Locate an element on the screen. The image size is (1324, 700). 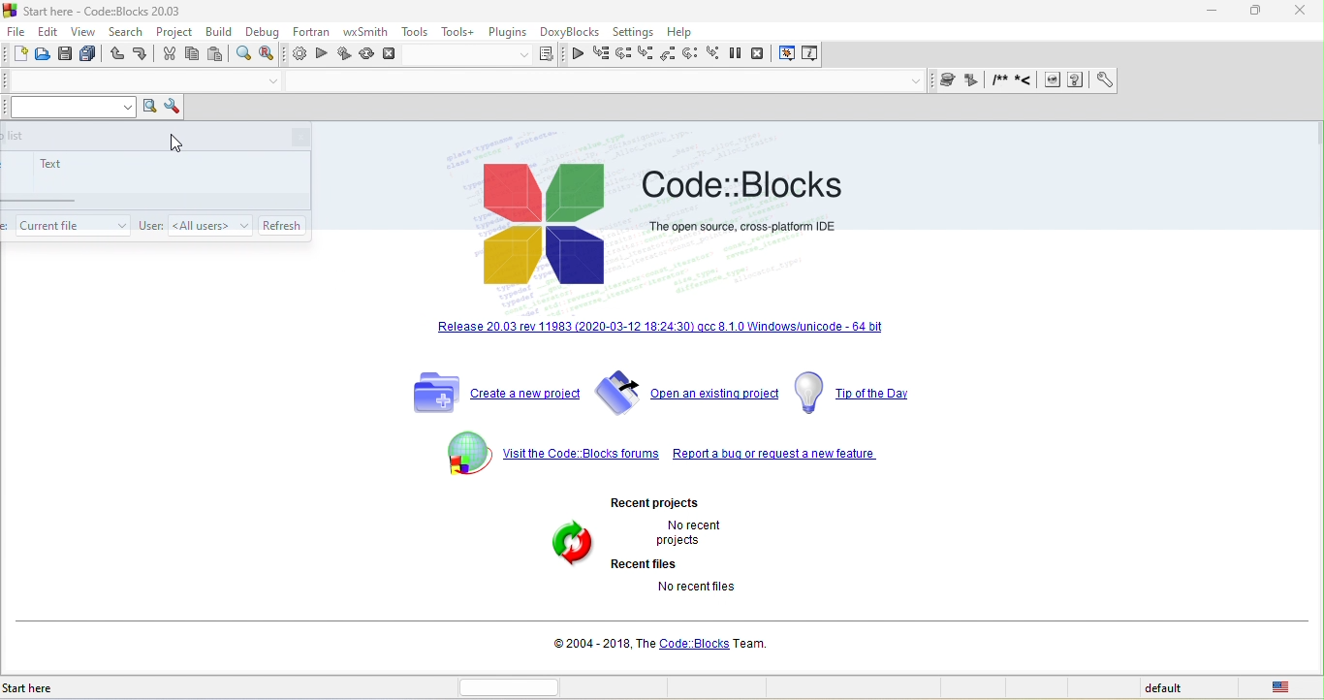
open tab is located at coordinates (127, 81).